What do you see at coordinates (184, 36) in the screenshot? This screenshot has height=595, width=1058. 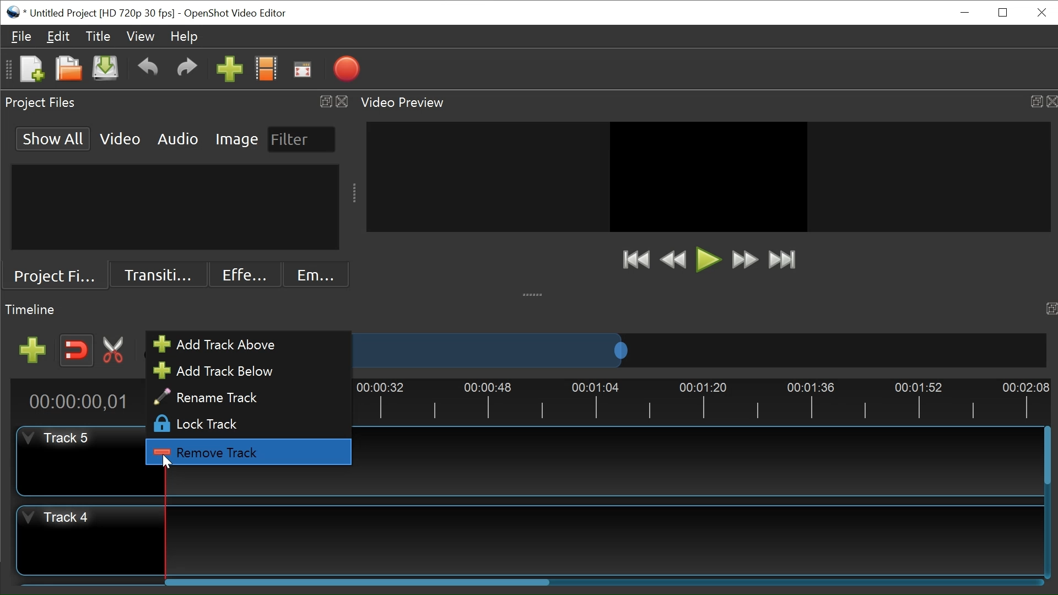 I see `Help` at bounding box center [184, 36].